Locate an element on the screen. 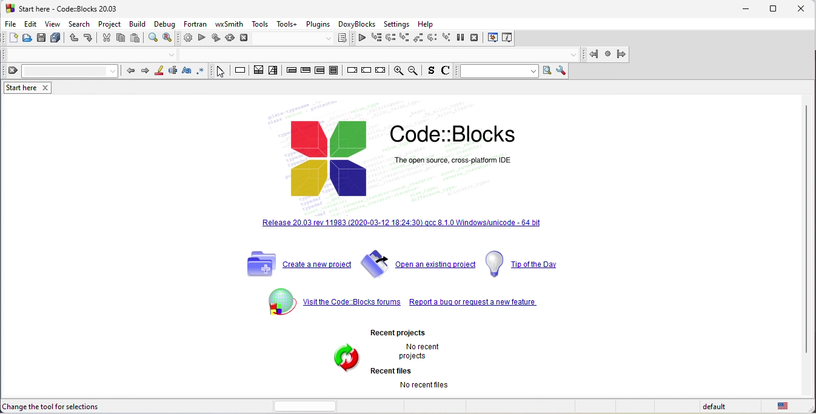  united state is located at coordinates (782, 407).